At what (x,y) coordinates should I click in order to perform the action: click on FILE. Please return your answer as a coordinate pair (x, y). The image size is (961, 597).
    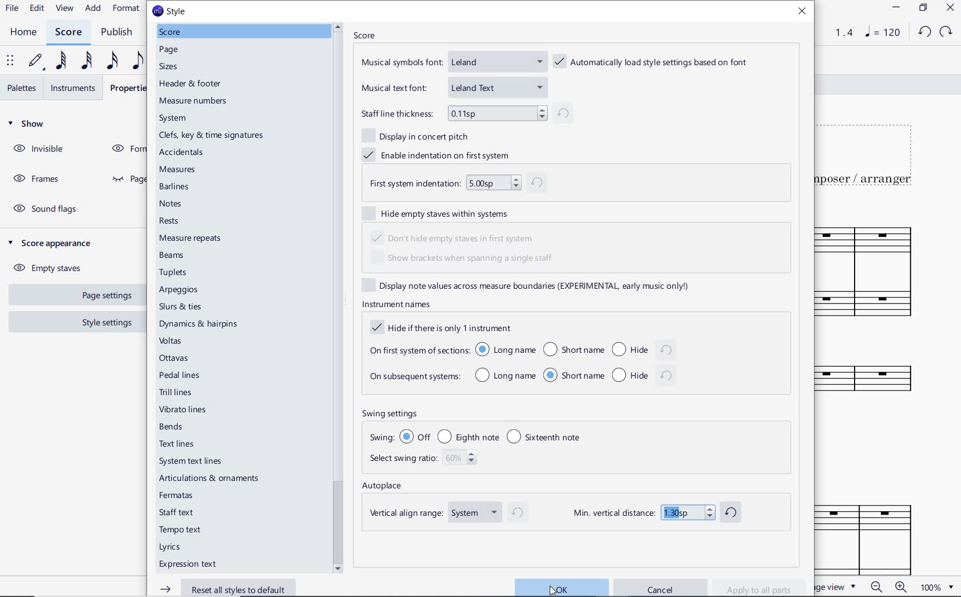
    Looking at the image, I should click on (12, 9).